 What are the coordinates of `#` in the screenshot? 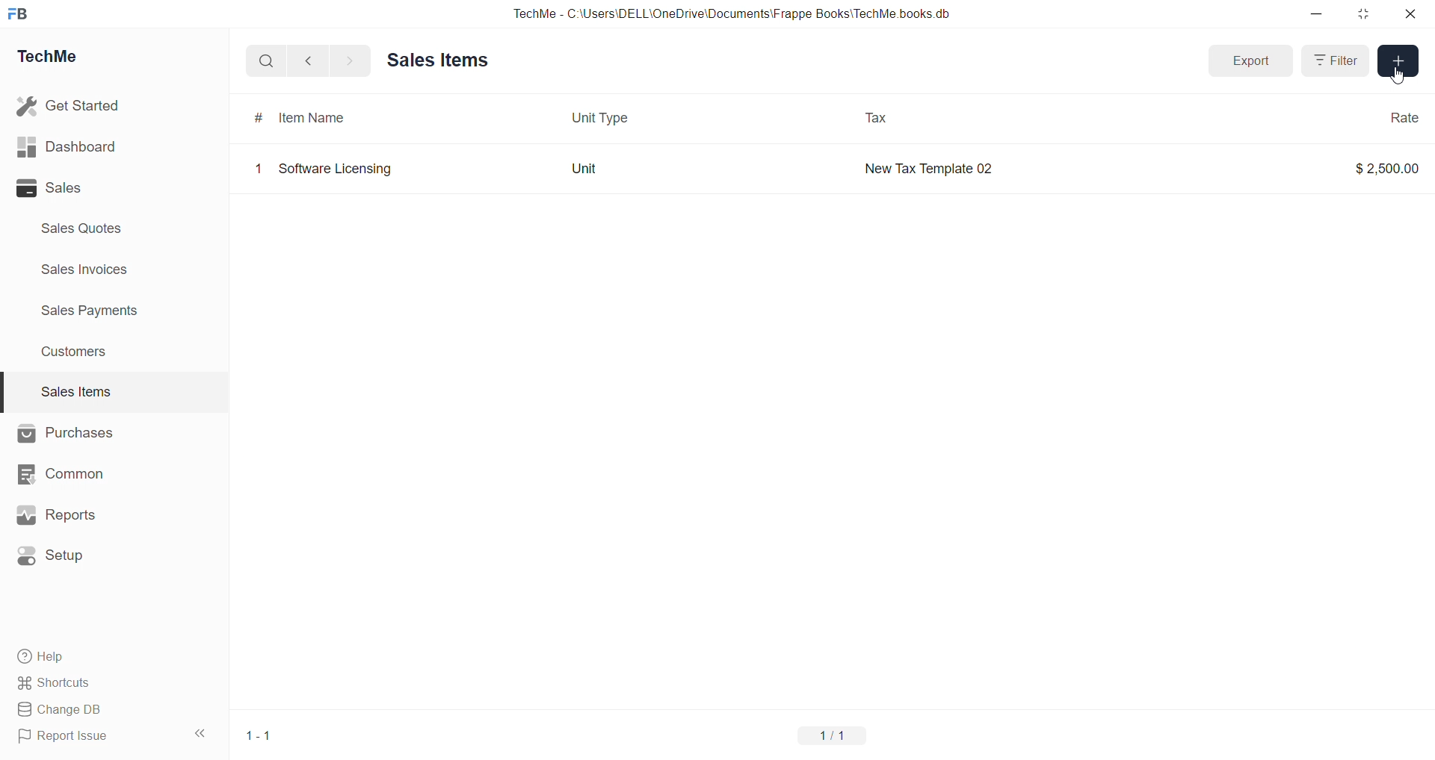 It's located at (257, 116).